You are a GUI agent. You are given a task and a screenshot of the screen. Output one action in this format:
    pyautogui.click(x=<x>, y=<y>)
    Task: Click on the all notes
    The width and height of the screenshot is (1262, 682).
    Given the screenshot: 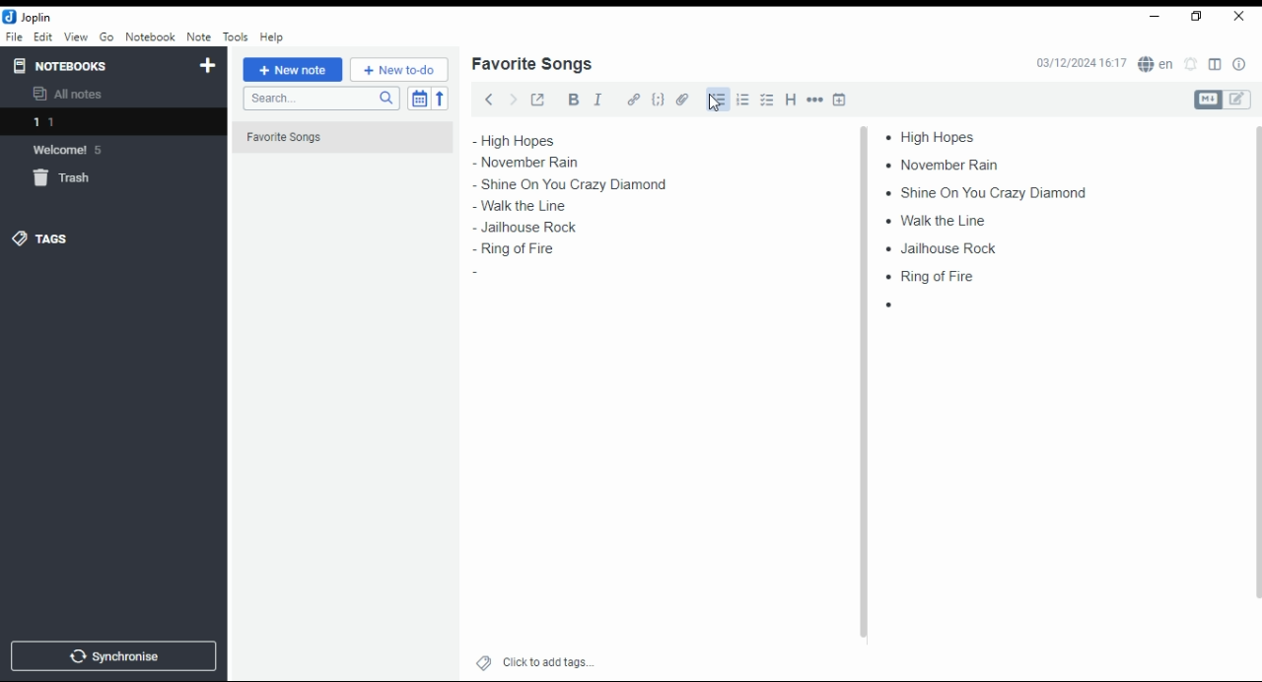 What is the action you would take?
    pyautogui.click(x=73, y=95)
    